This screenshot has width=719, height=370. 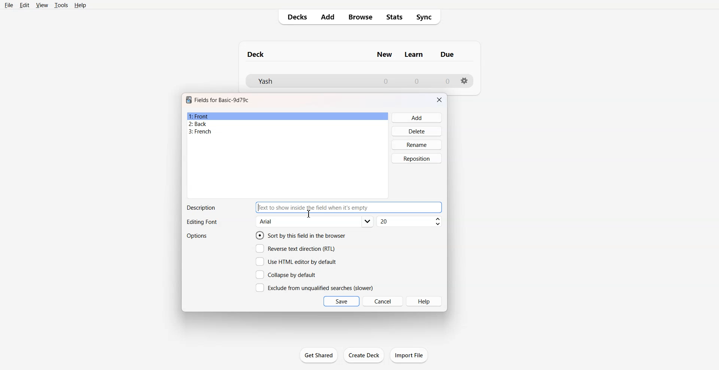 What do you see at coordinates (307, 81) in the screenshot?
I see `Deck File` at bounding box center [307, 81].